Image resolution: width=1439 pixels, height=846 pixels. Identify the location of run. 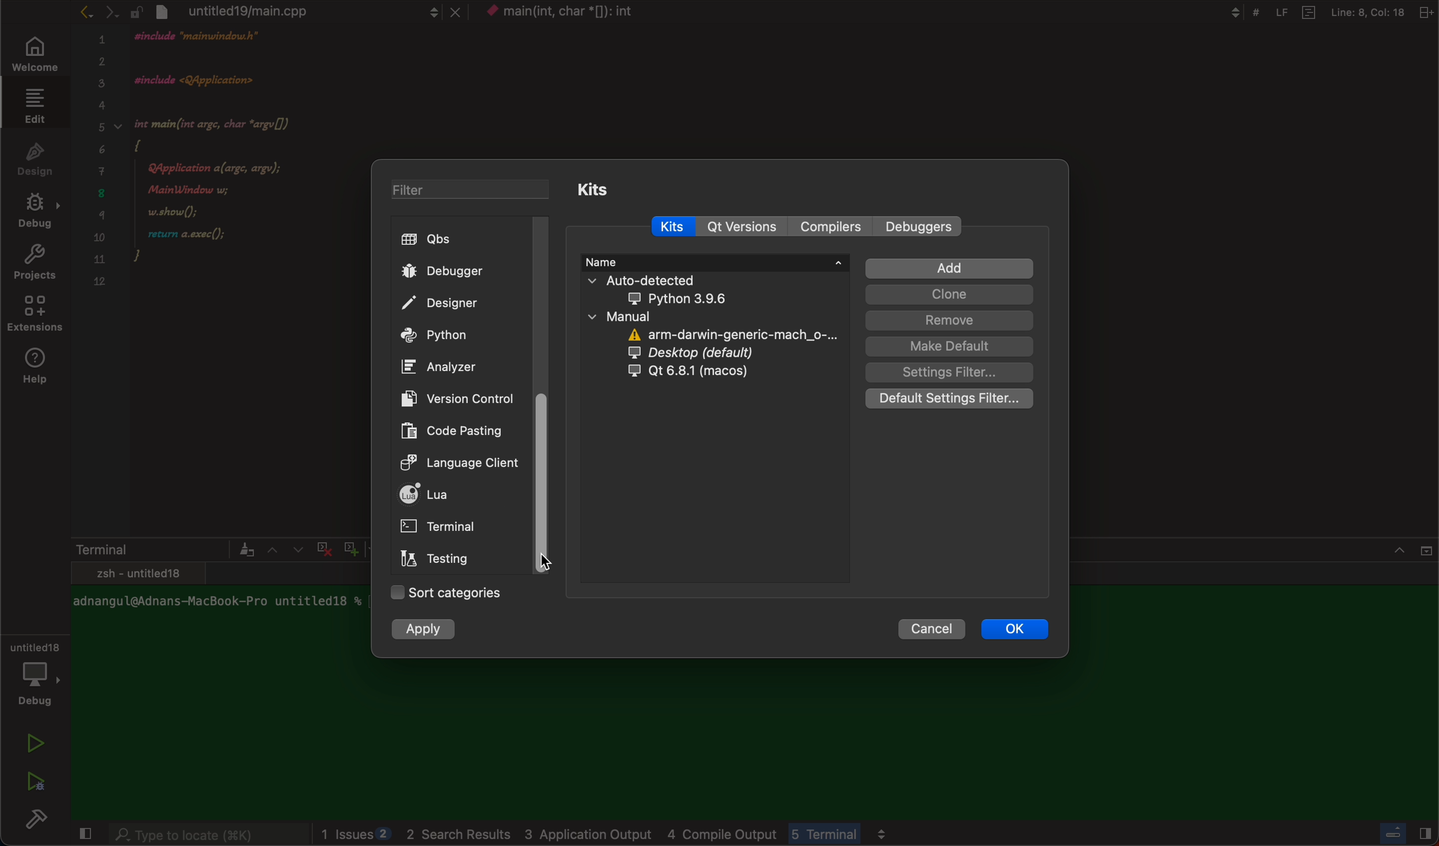
(37, 743).